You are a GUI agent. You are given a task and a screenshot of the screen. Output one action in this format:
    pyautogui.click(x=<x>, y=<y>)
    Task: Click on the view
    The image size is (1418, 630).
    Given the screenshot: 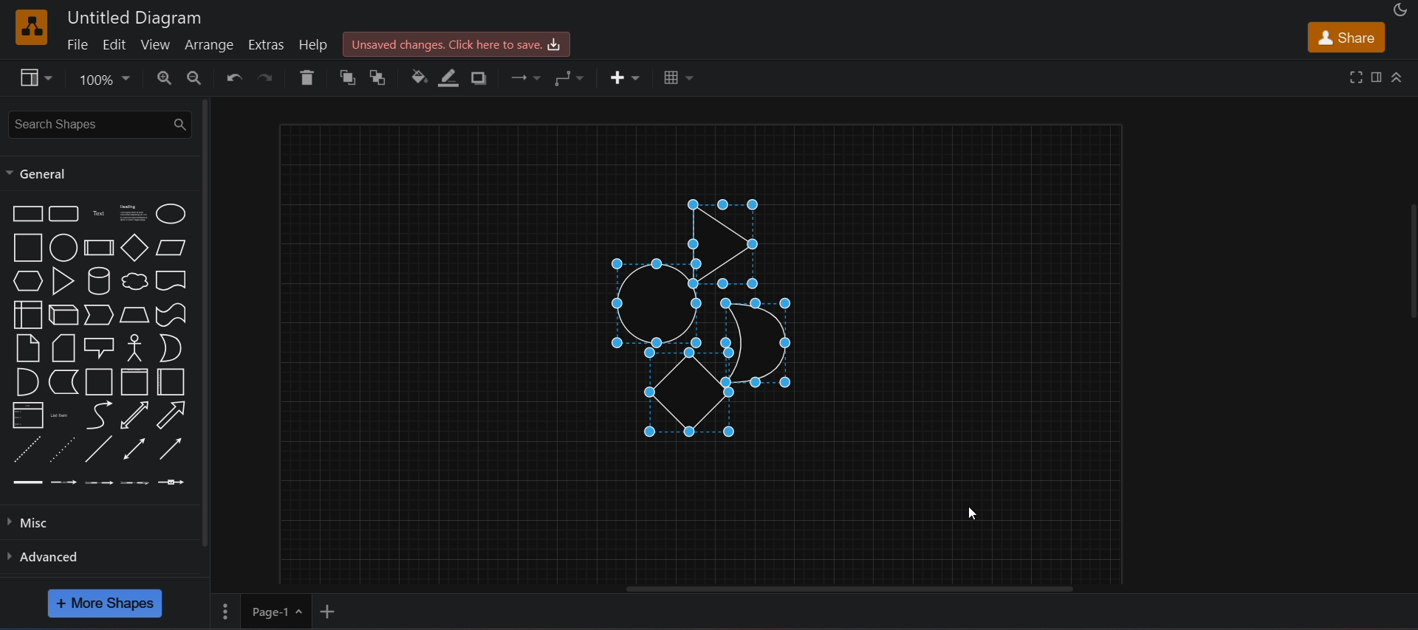 What is the action you would take?
    pyautogui.click(x=38, y=80)
    